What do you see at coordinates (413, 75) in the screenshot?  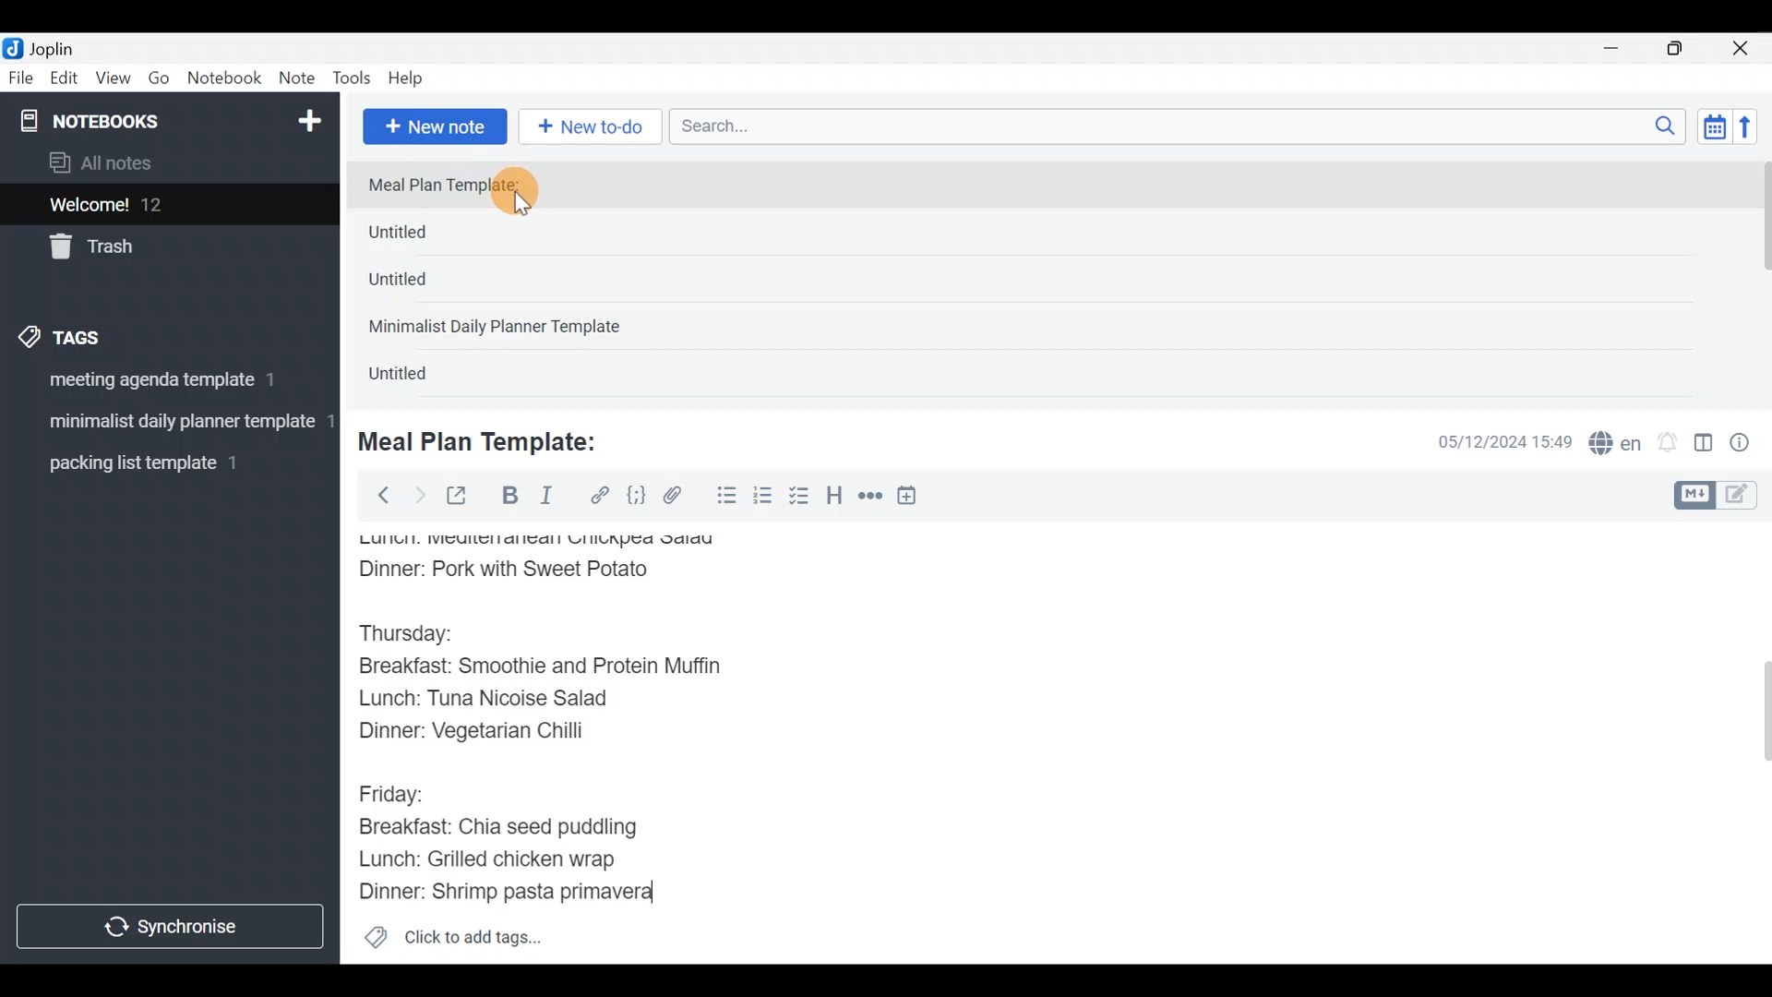 I see `Help` at bounding box center [413, 75].